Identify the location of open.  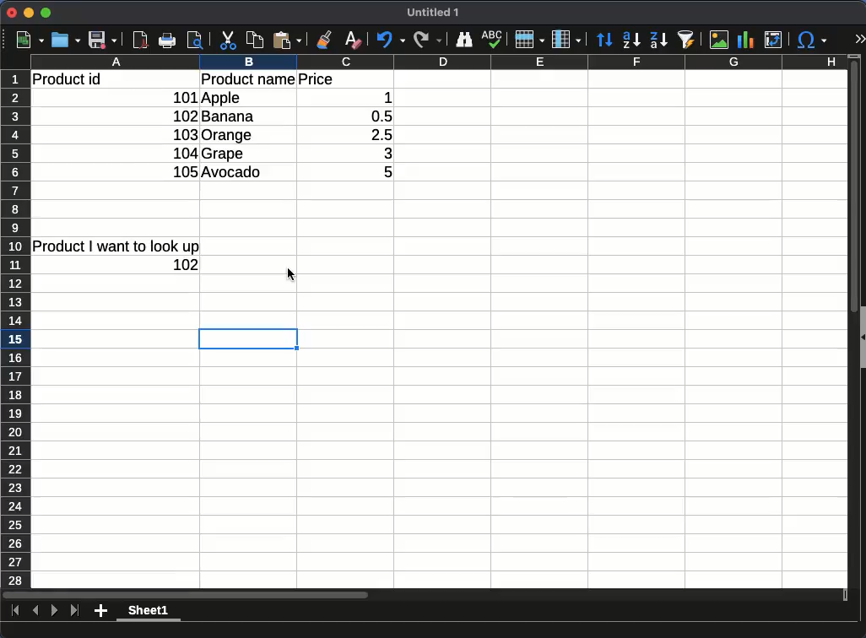
(66, 40).